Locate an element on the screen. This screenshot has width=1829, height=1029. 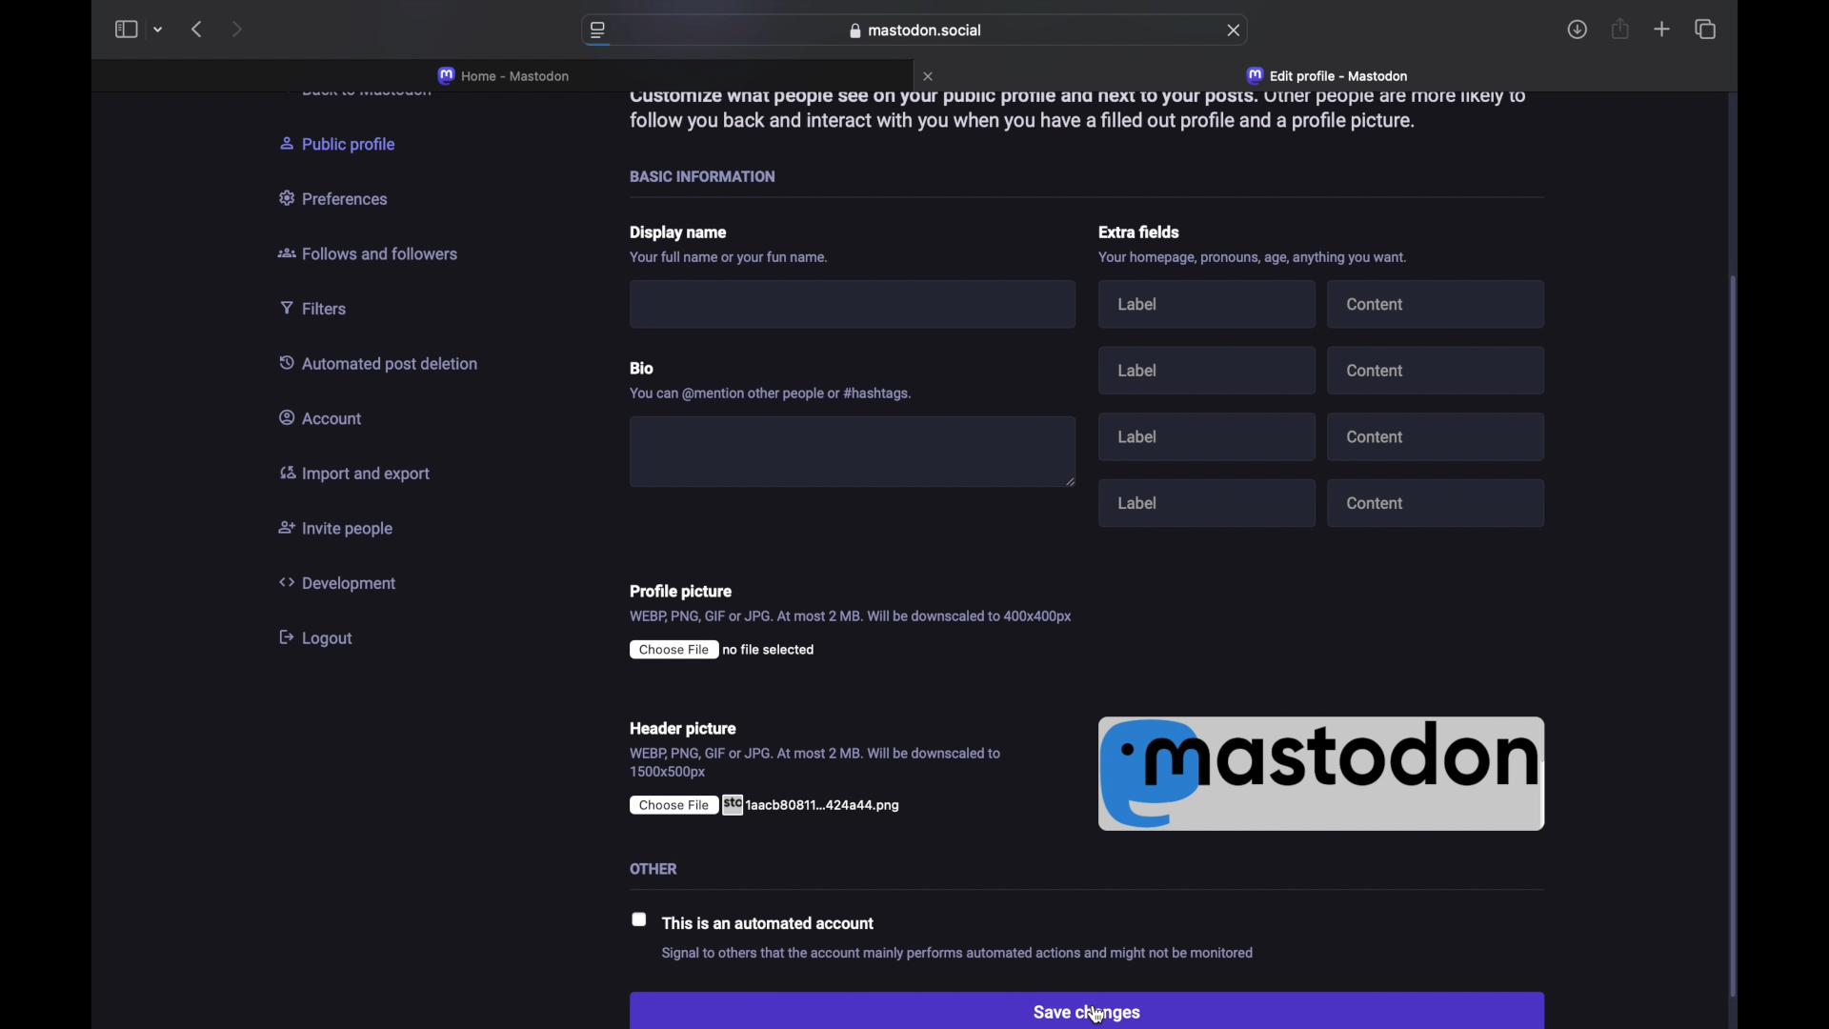
Extra fields is located at coordinates (1143, 232).